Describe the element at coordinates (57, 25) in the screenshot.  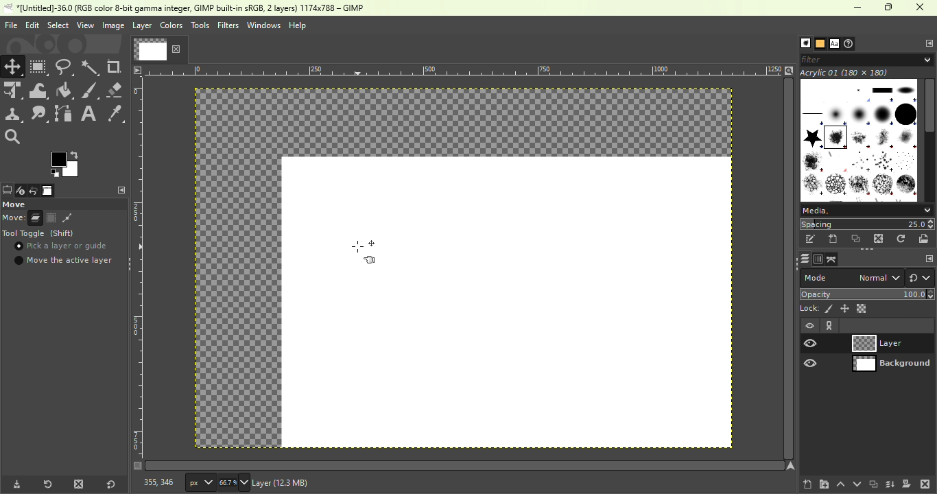
I see `` at that location.